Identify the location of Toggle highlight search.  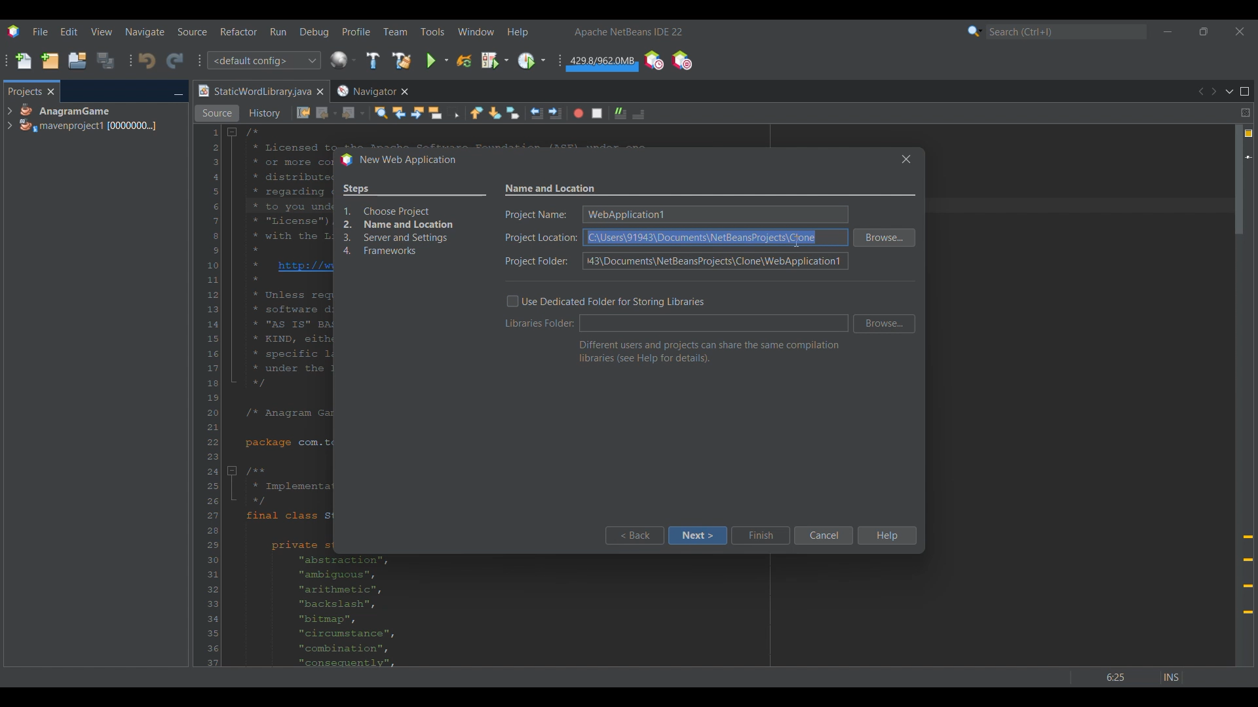
(435, 113).